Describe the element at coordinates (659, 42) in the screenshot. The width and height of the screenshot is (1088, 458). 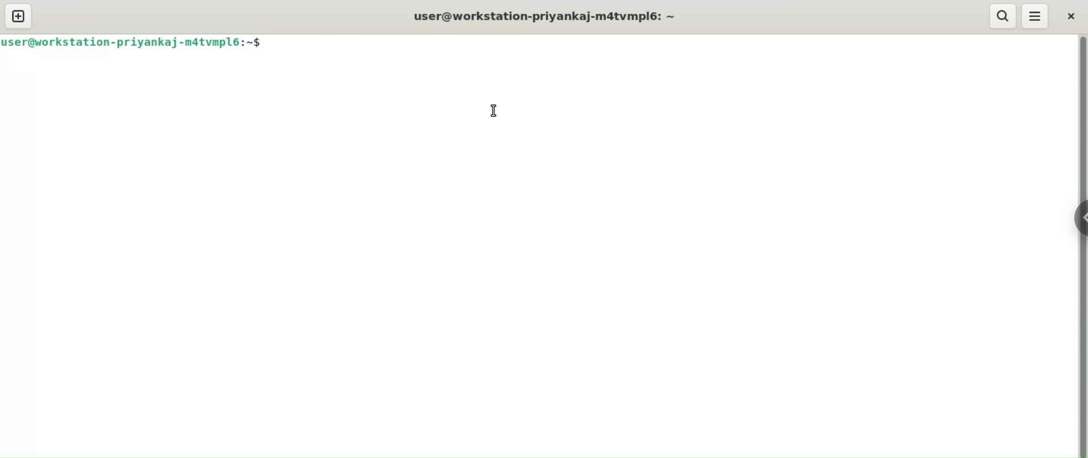
I see `command input` at that location.